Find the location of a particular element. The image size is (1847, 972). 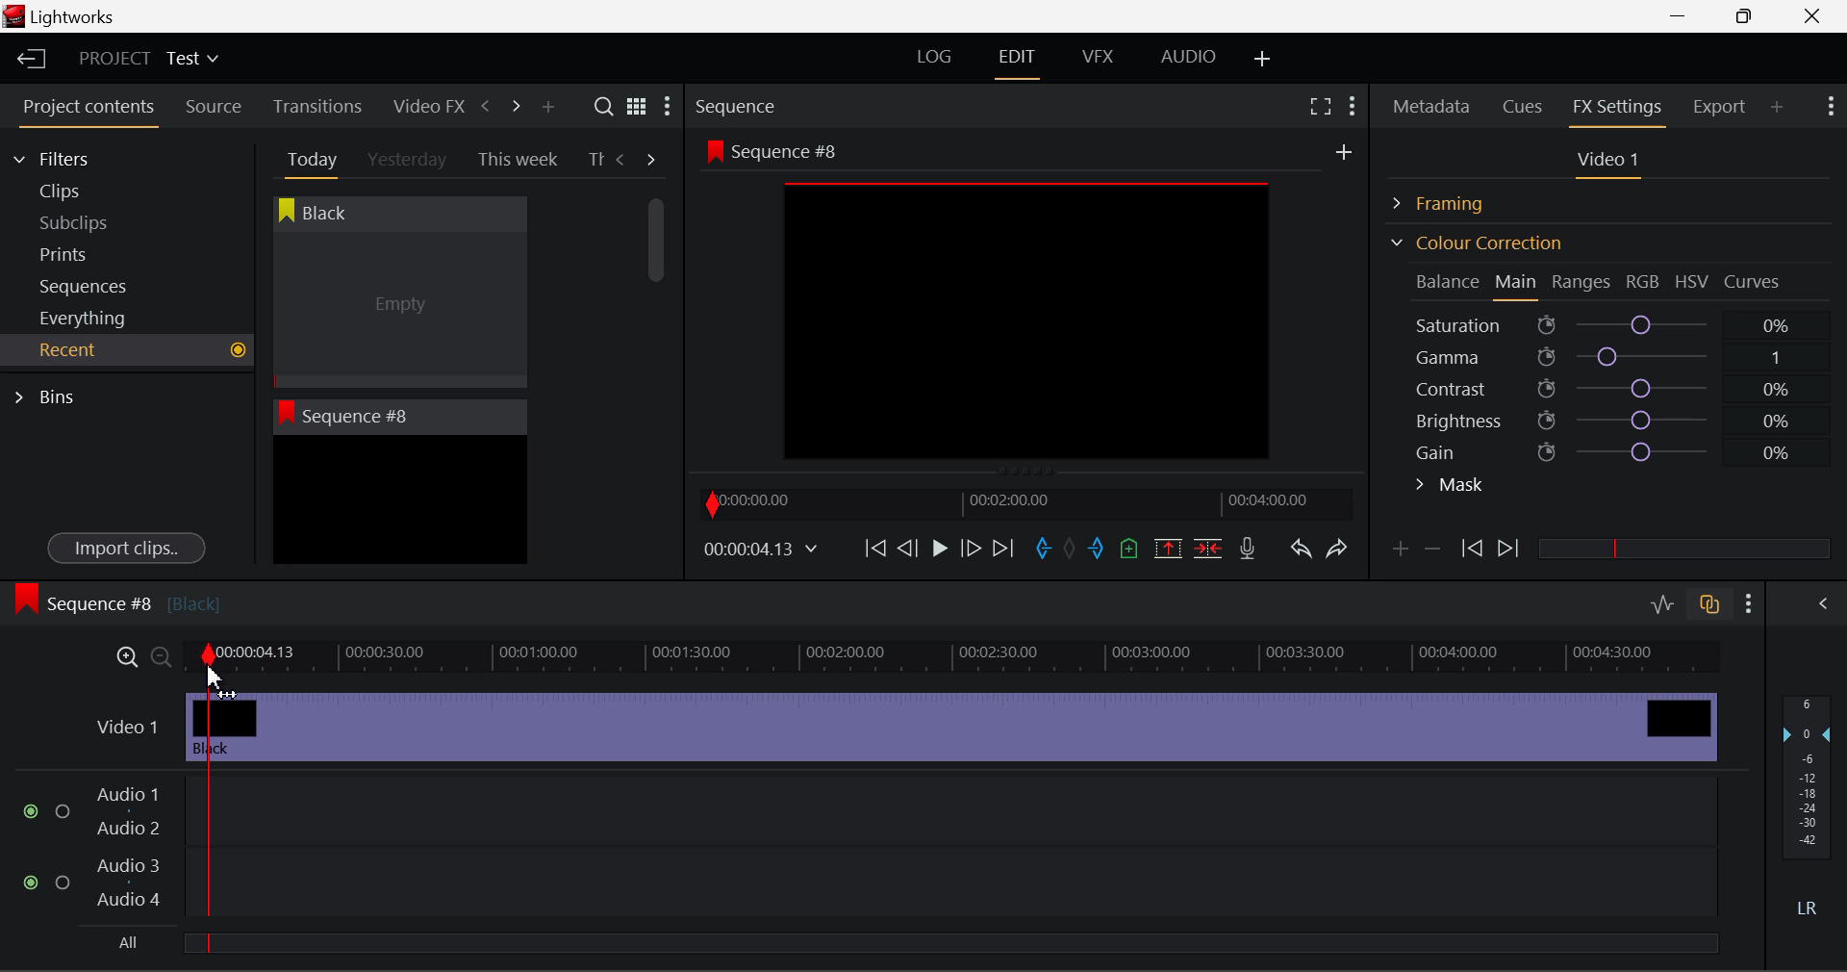

Go Back is located at coordinates (910, 547).